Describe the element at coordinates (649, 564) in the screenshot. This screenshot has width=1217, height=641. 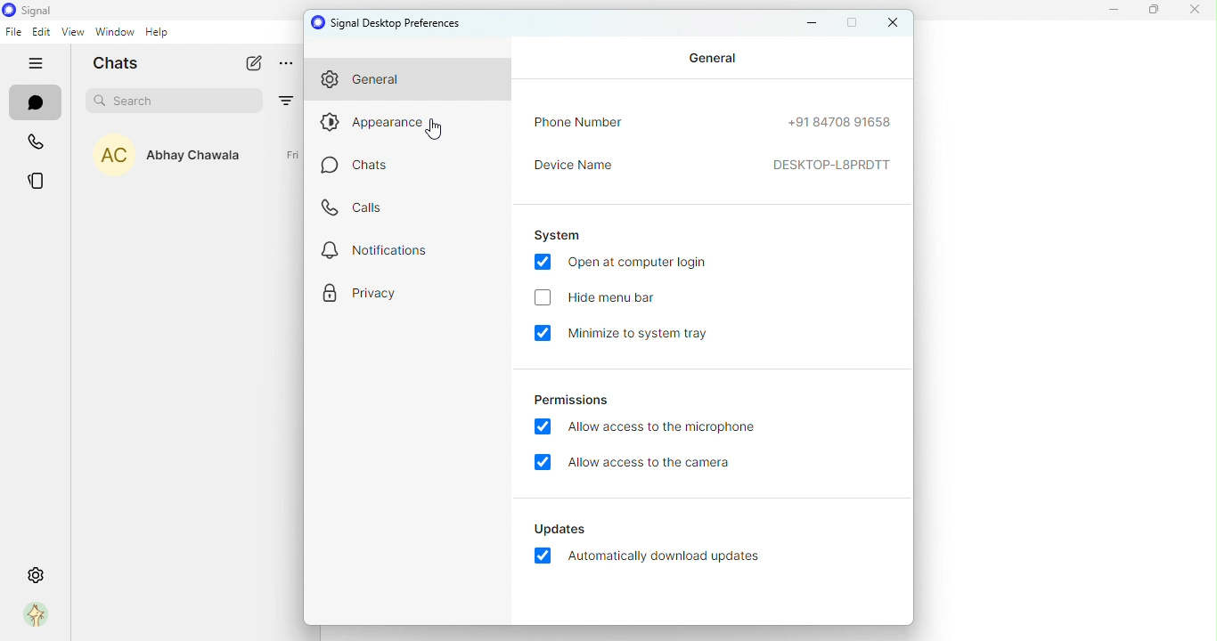
I see `automatically download update` at that location.